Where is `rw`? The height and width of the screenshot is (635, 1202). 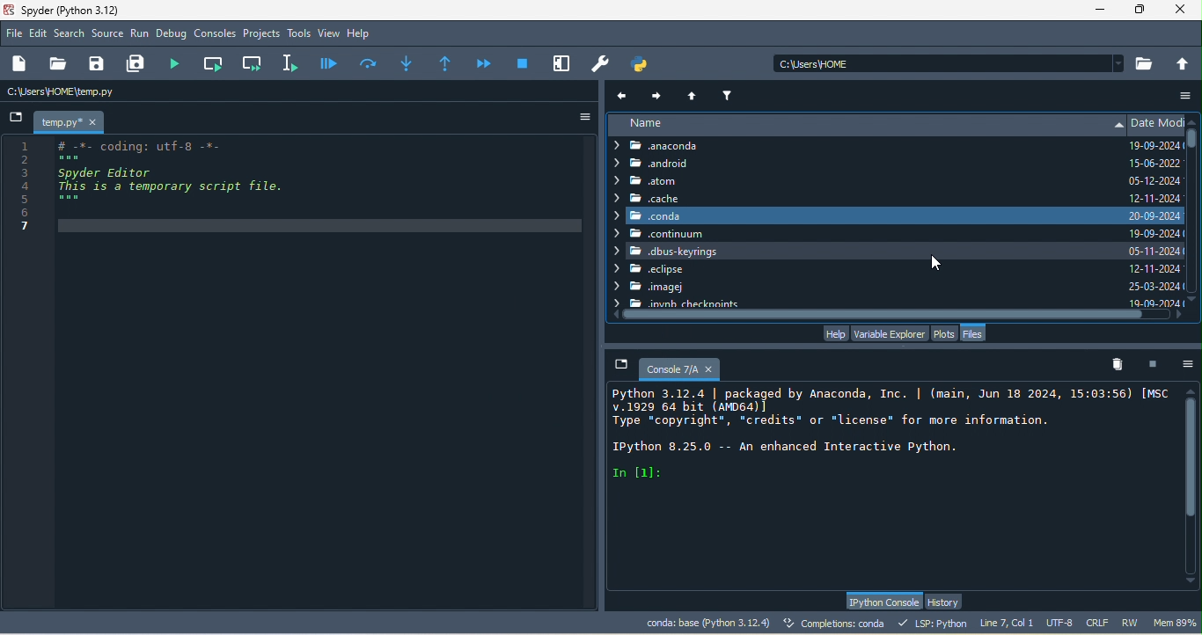 rw is located at coordinates (1132, 623).